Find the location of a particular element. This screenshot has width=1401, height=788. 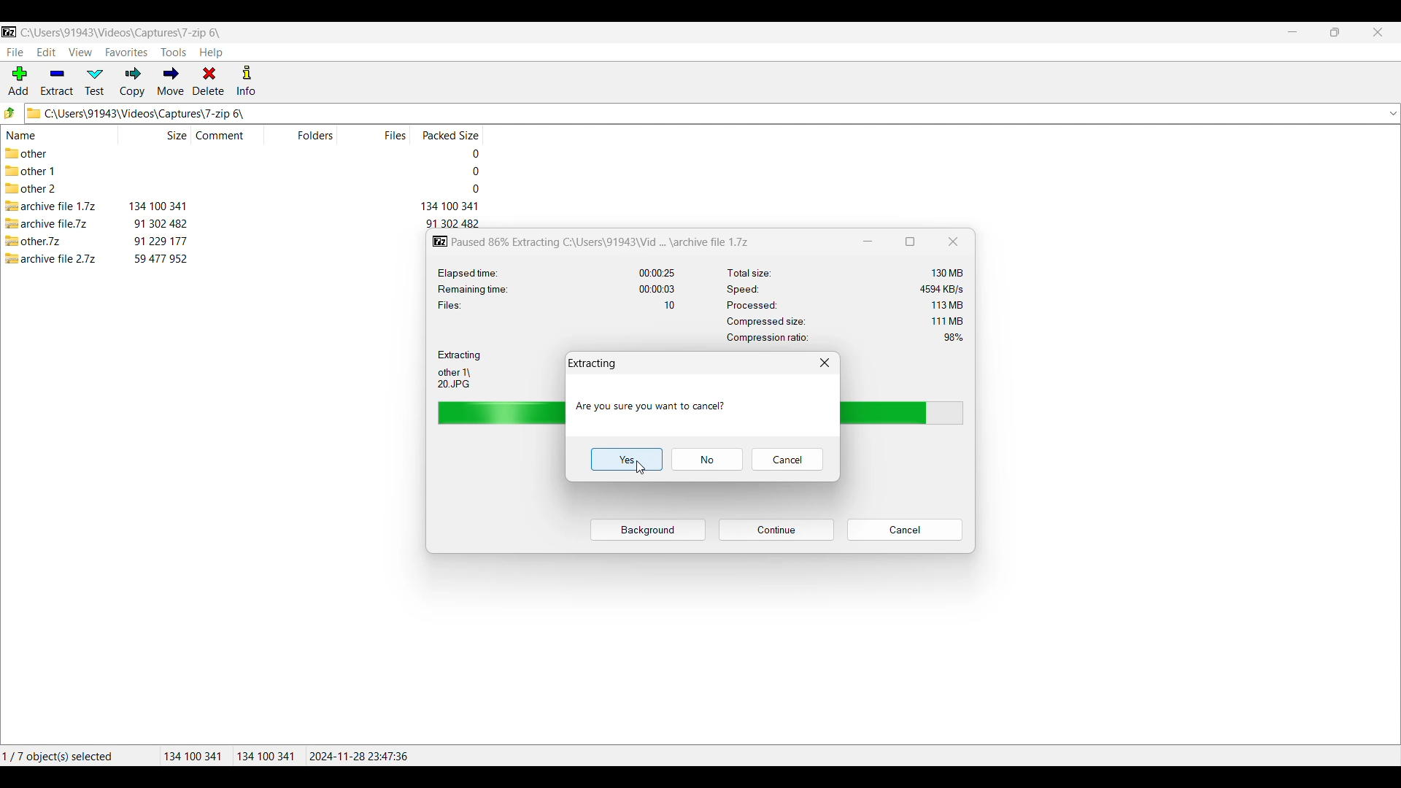

View menu is located at coordinates (81, 53).